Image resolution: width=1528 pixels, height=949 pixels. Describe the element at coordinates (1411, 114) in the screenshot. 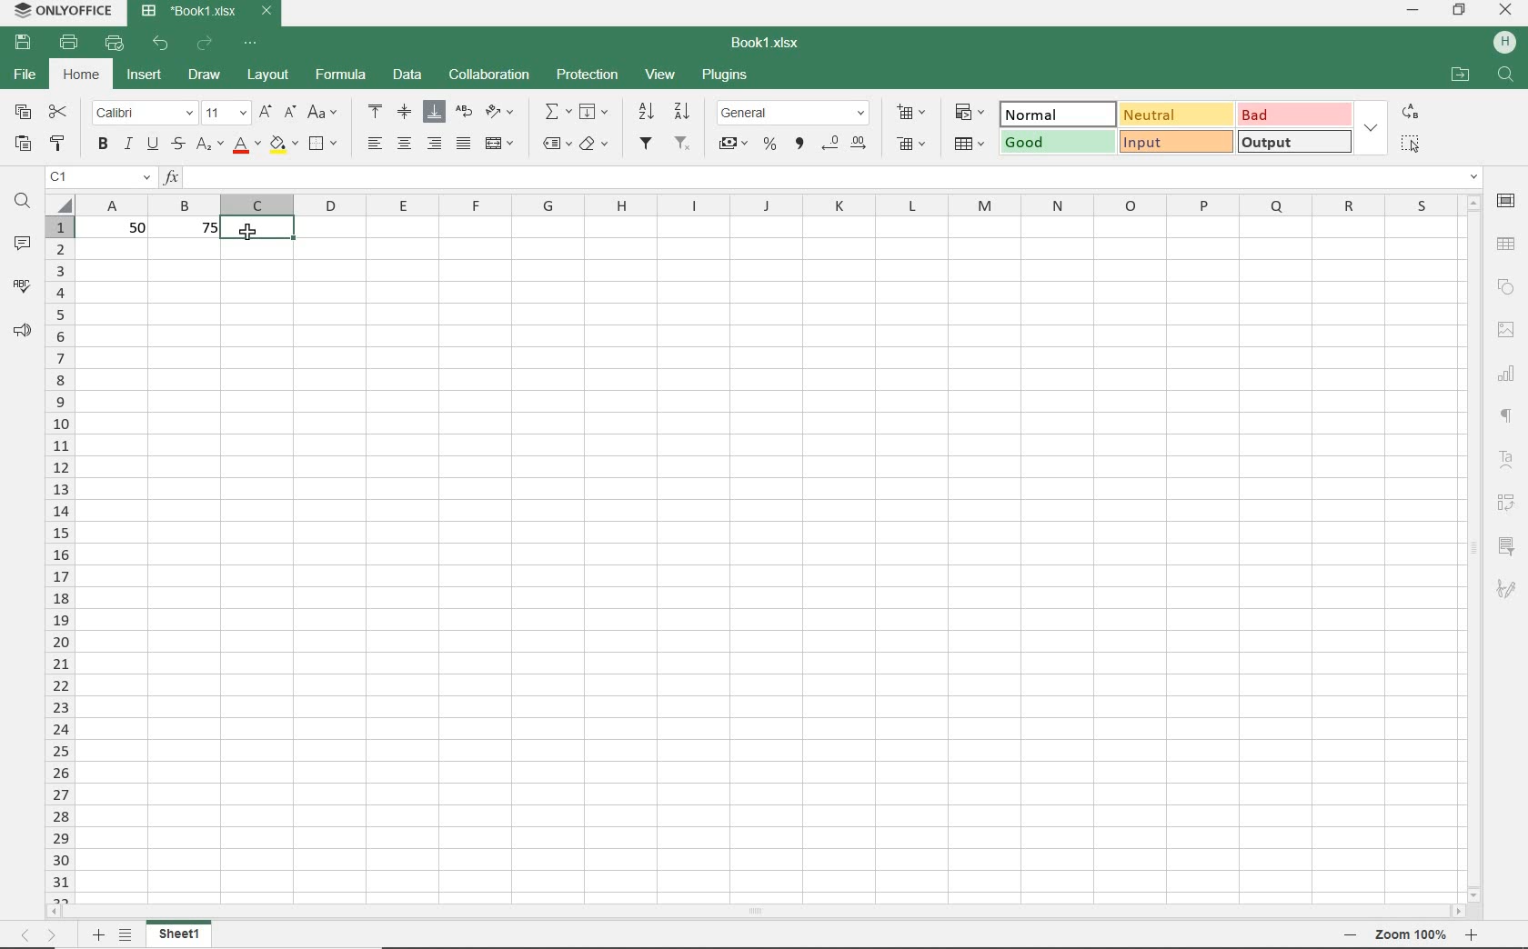

I see `replace` at that location.